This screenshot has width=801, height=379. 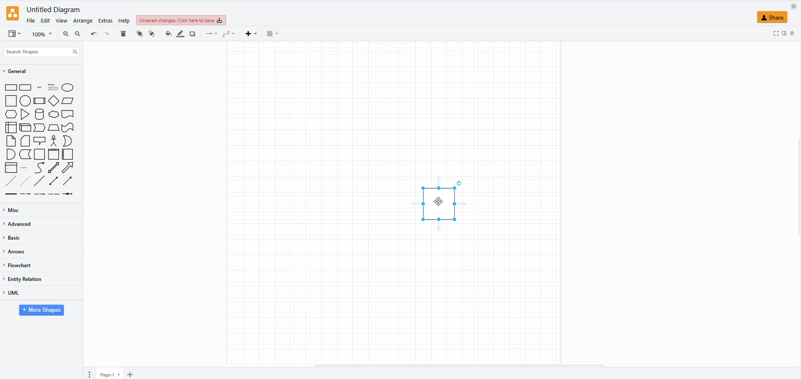 What do you see at coordinates (61, 21) in the screenshot?
I see `view` at bounding box center [61, 21].